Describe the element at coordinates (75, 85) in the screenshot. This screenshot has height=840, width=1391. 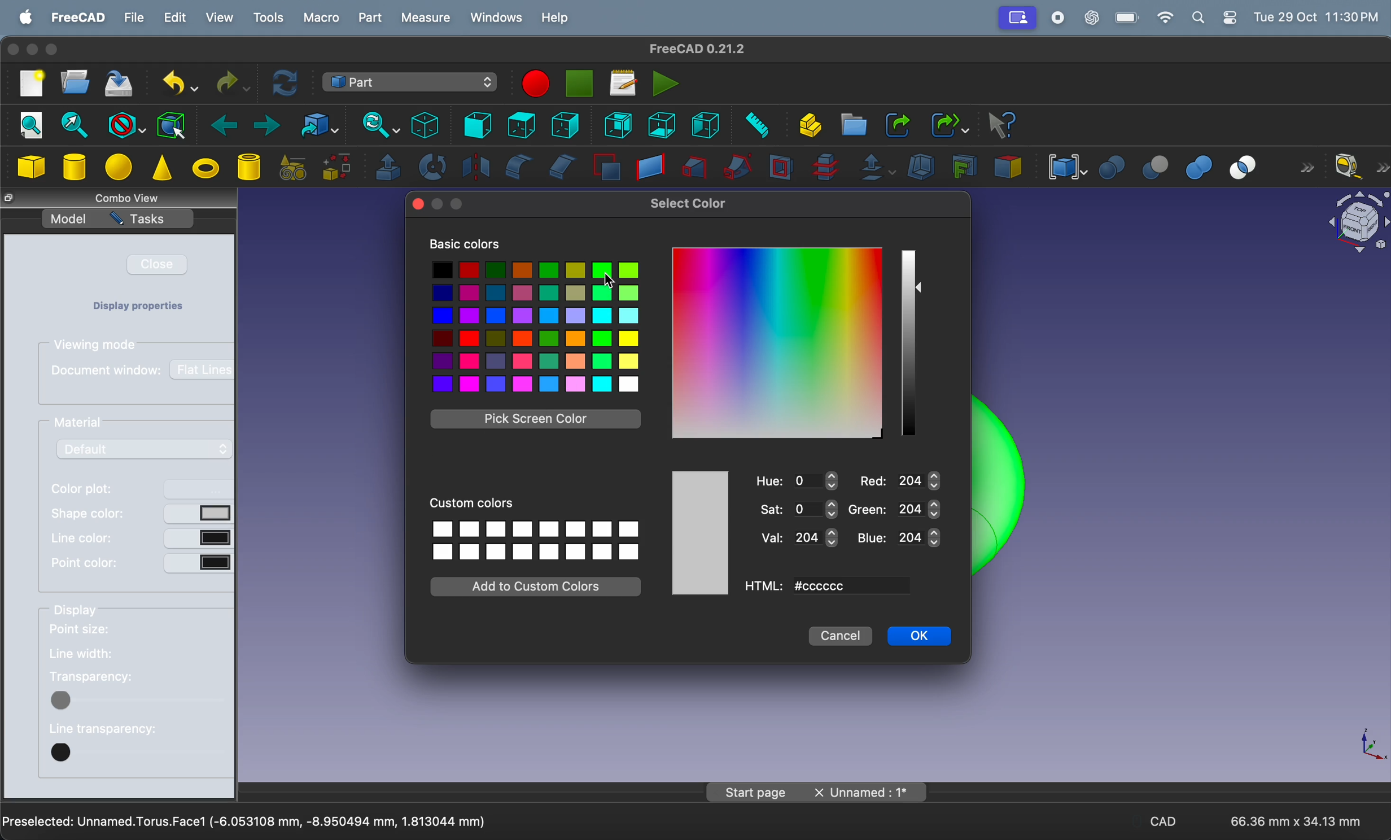
I see `open` at that location.